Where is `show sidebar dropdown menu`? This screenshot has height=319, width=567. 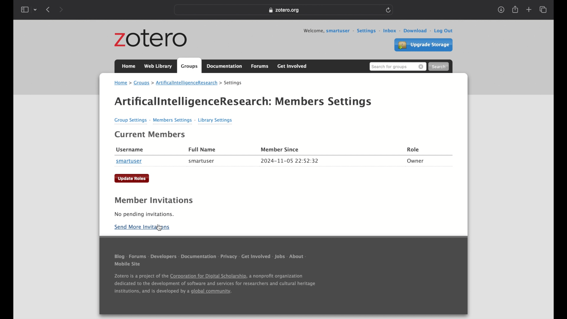
show sidebar dropdown menu is located at coordinates (29, 10).